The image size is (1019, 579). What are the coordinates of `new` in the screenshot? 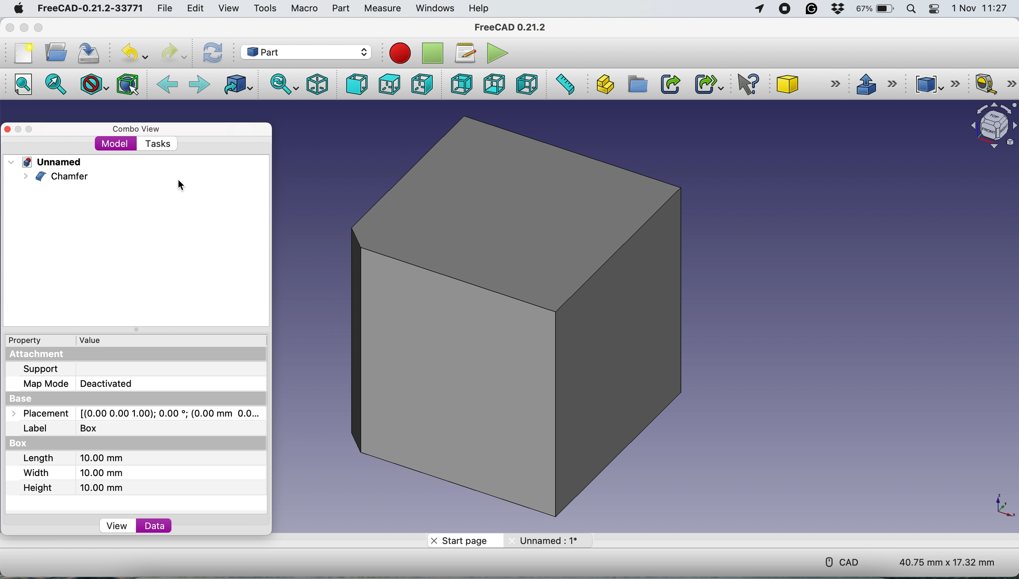 It's located at (24, 54).